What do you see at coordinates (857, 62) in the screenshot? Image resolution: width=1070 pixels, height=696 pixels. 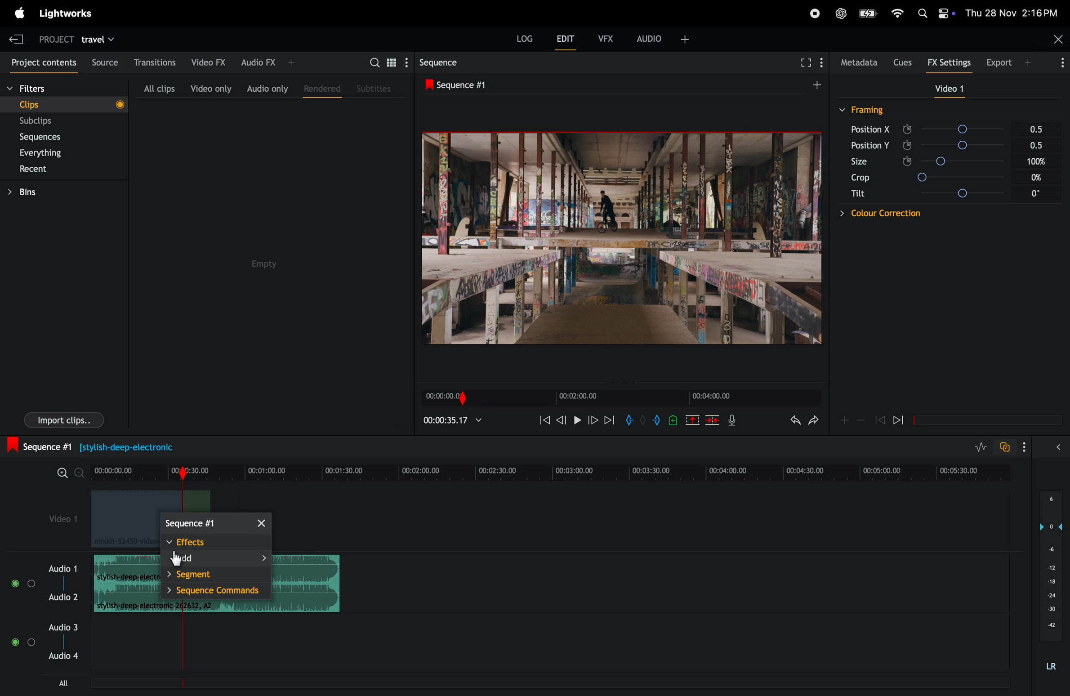 I see `metadata` at bounding box center [857, 62].